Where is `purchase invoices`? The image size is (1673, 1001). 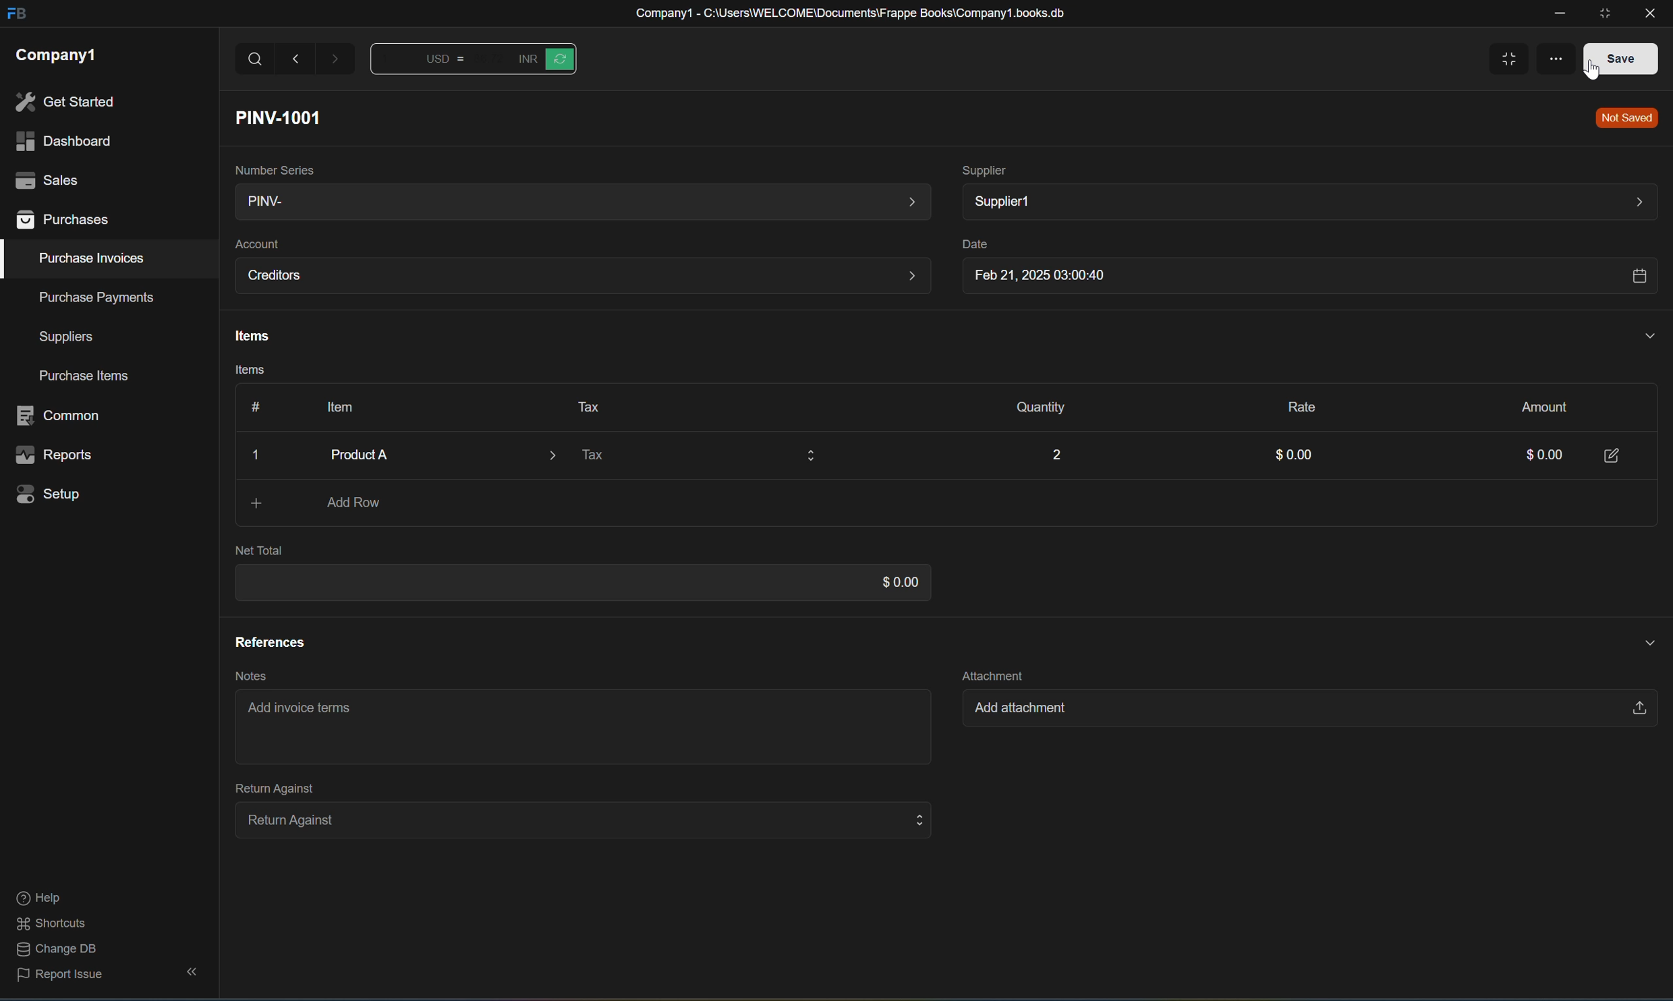
purchase invoices is located at coordinates (93, 258).